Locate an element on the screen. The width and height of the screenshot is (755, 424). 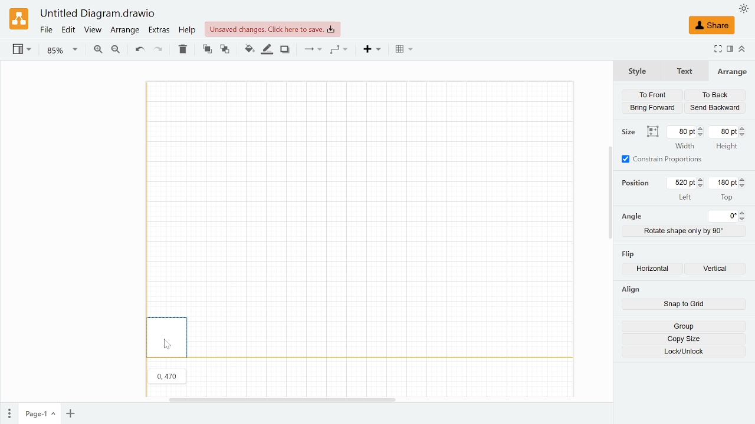
Flip vertically is located at coordinates (718, 270).